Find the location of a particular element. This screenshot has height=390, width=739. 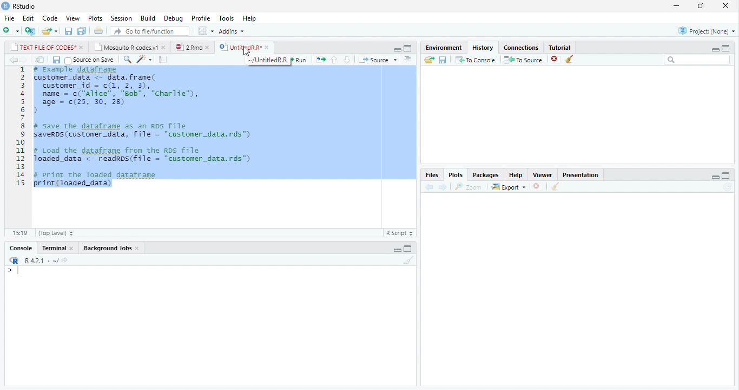

R Script is located at coordinates (400, 232).